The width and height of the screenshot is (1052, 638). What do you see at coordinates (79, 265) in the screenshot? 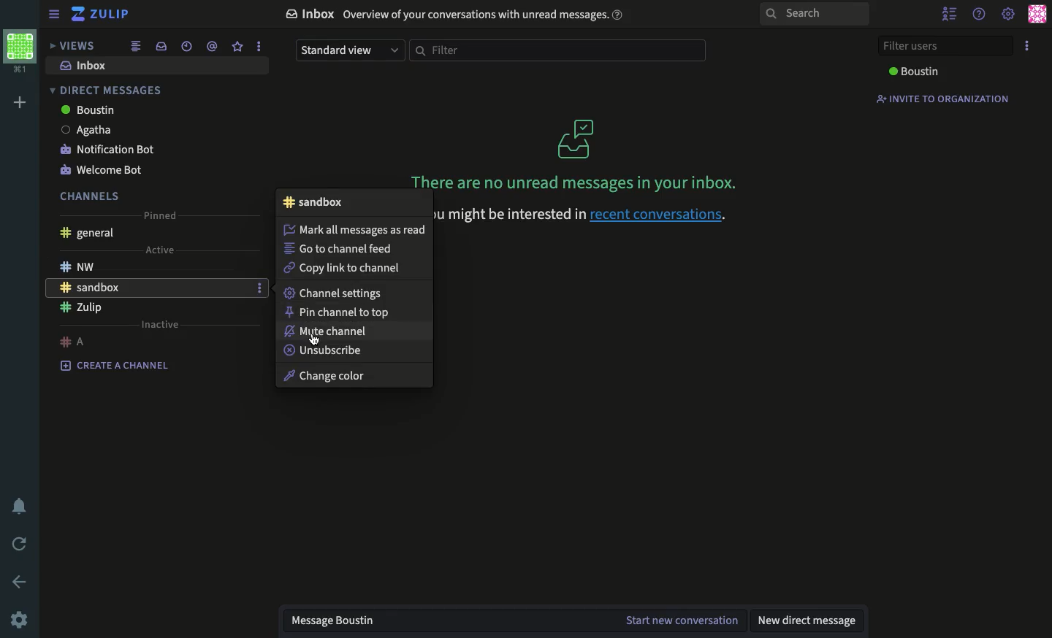
I see `nw` at bounding box center [79, 265].